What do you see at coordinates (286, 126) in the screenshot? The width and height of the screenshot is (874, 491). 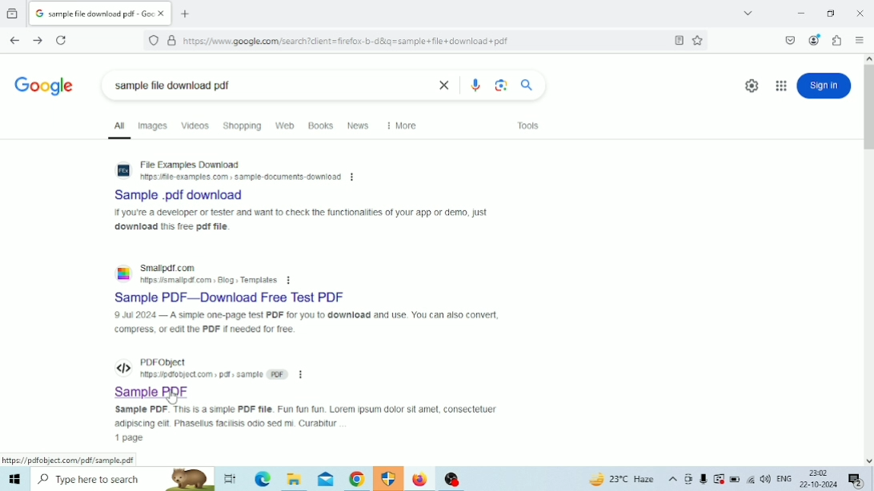 I see `Web` at bounding box center [286, 126].